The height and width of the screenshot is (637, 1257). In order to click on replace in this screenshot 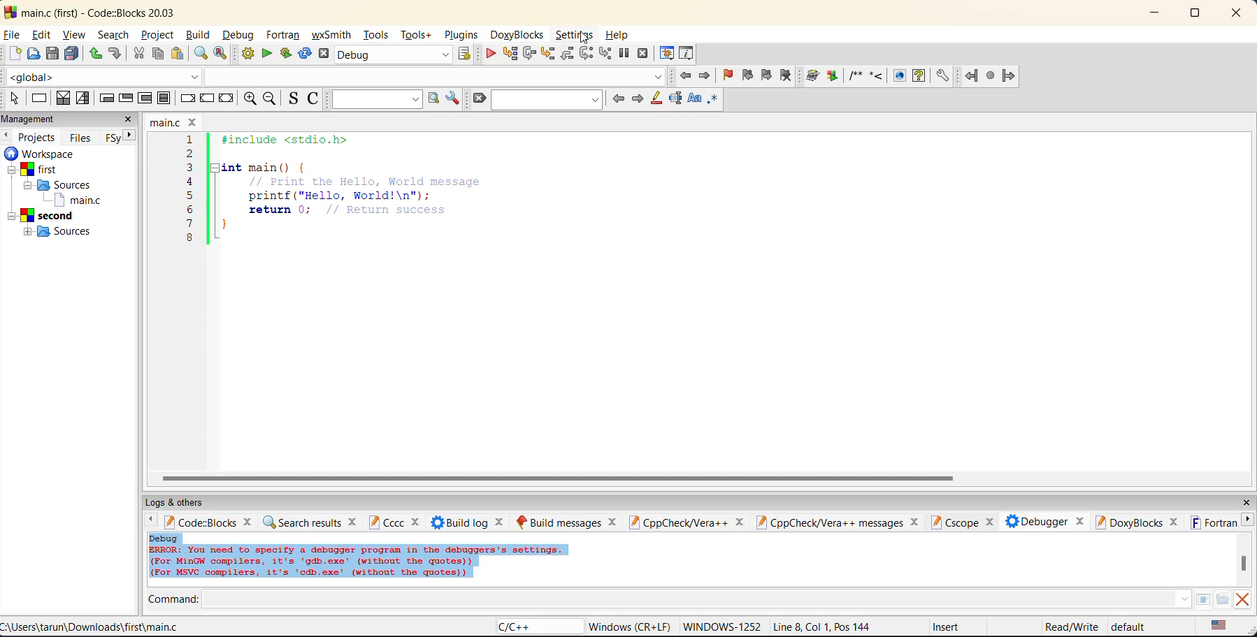, I will do `click(222, 54)`.